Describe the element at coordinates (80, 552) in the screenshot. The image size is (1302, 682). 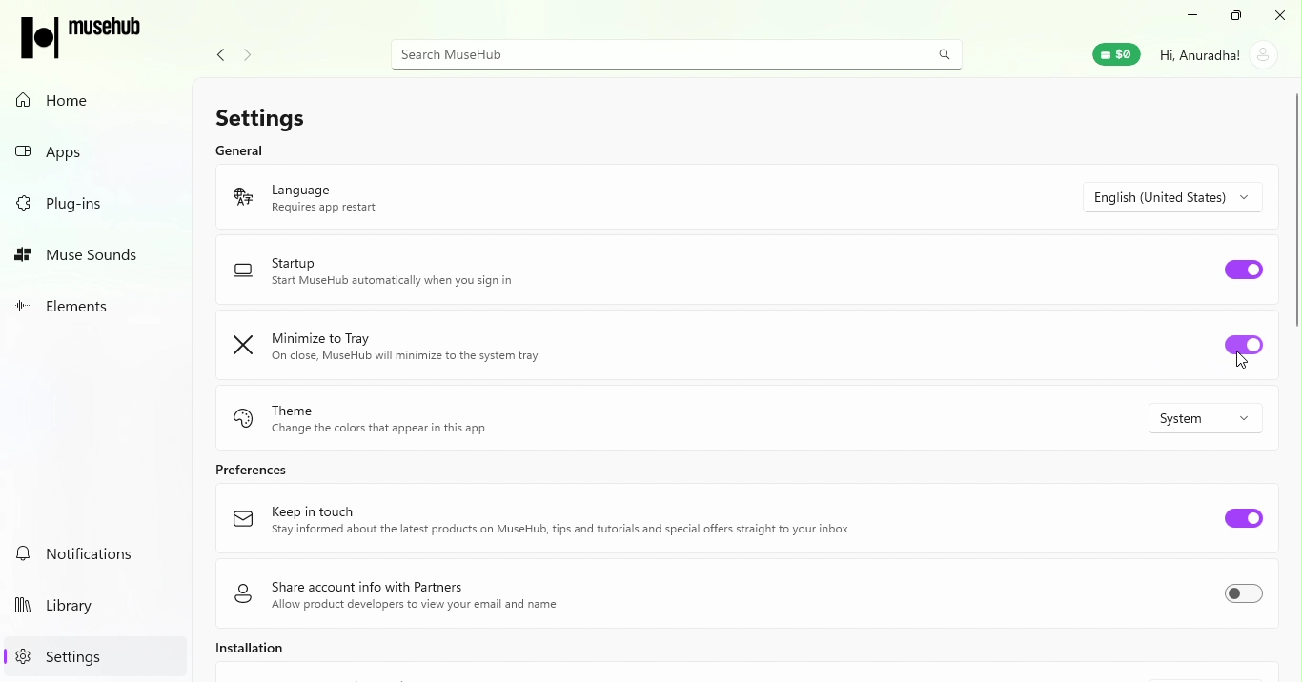
I see `Notifications` at that location.